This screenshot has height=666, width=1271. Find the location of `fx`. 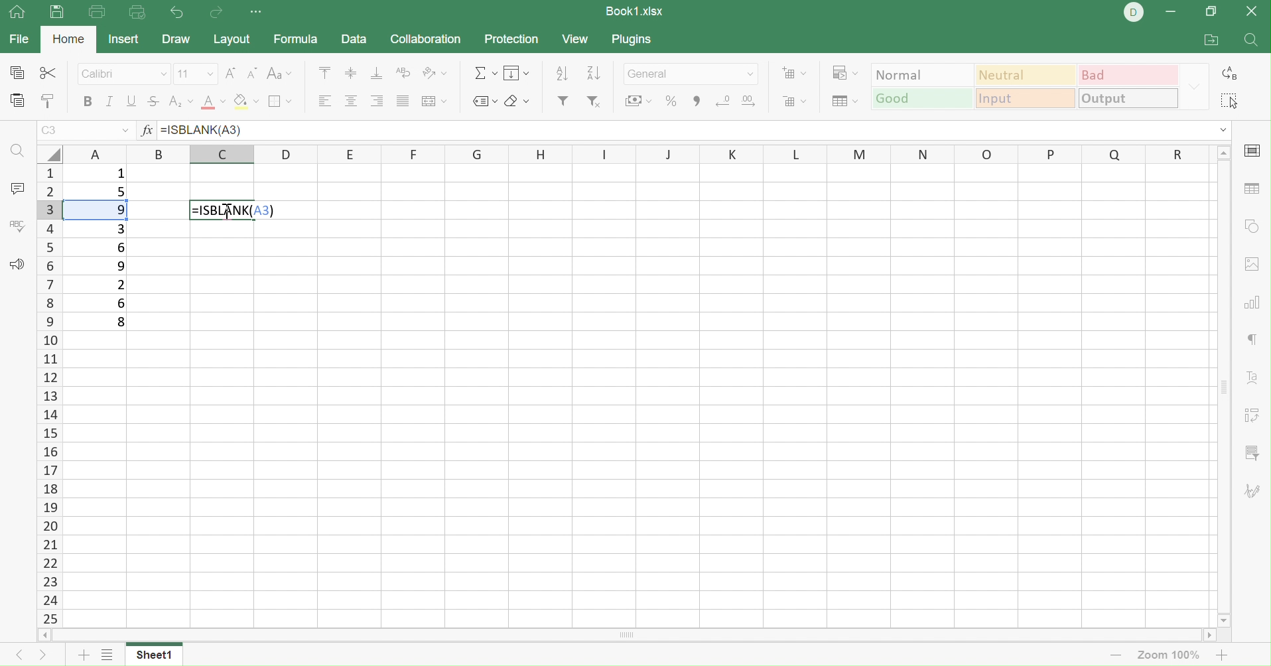

fx is located at coordinates (145, 131).